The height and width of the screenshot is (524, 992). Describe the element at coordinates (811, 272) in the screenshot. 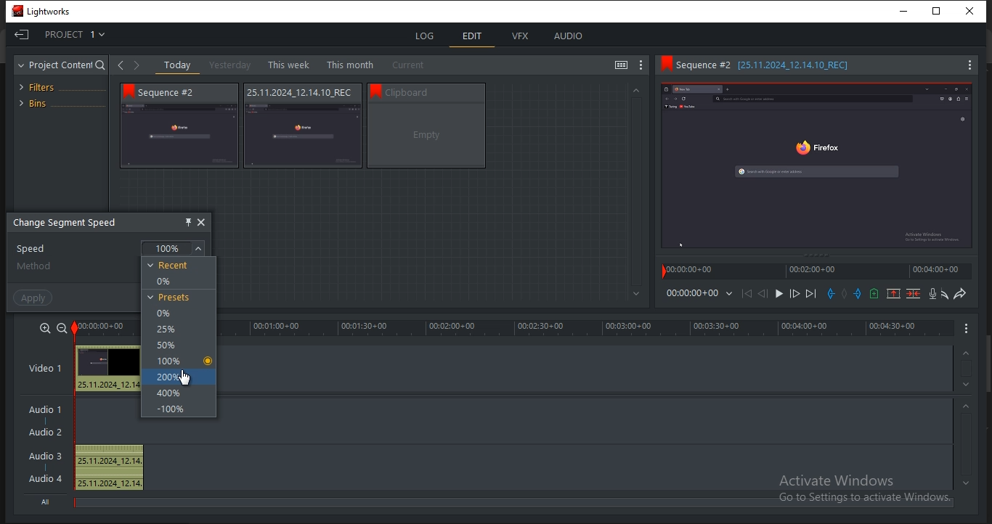

I see `time stamp` at that location.